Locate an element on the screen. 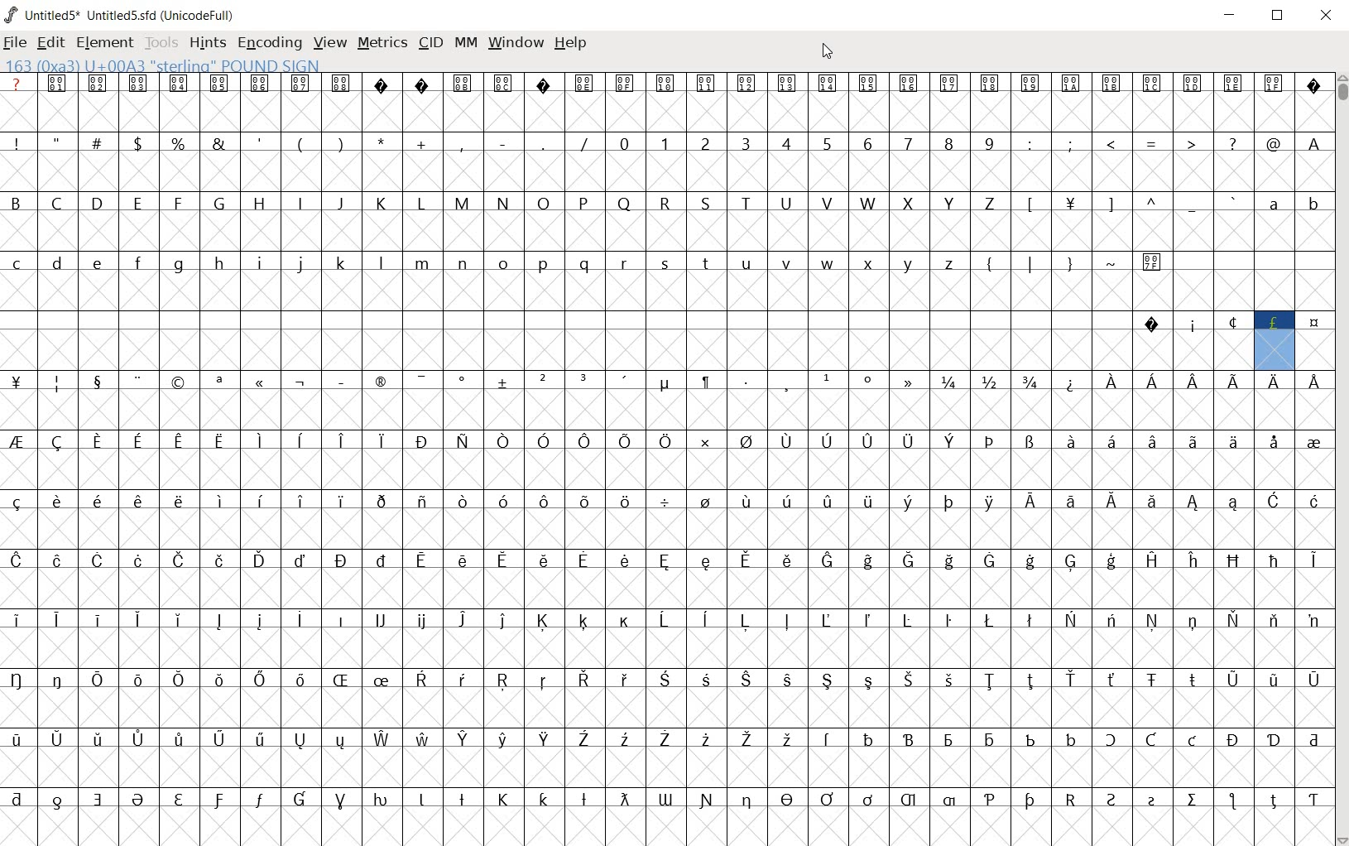  METRICS is located at coordinates (382, 42).